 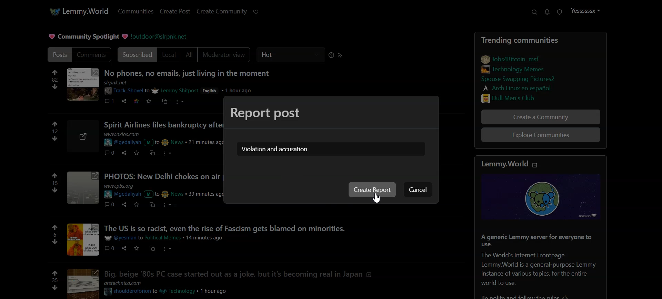 What do you see at coordinates (55, 86) in the screenshot?
I see `downvote` at bounding box center [55, 86].